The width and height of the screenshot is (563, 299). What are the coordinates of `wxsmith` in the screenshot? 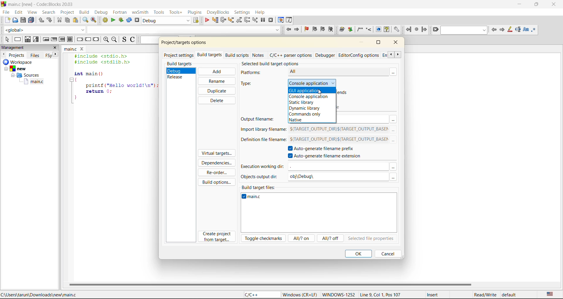 It's located at (141, 12).